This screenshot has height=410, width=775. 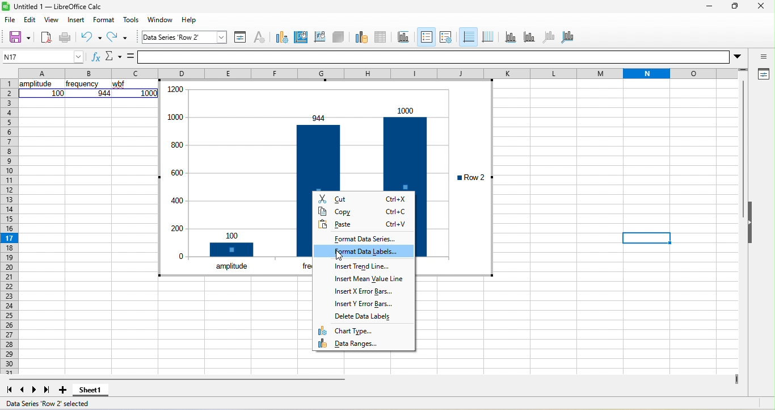 I want to click on formula bar, so click(x=444, y=56).